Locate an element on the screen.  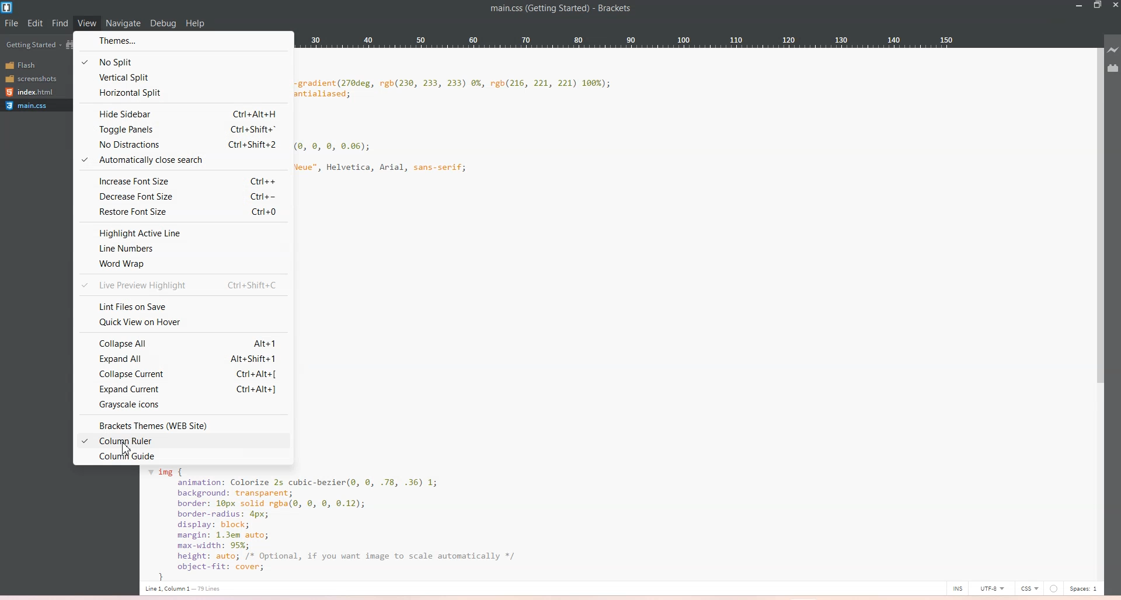
Spaces: 1 is located at coordinates (1085, 589).